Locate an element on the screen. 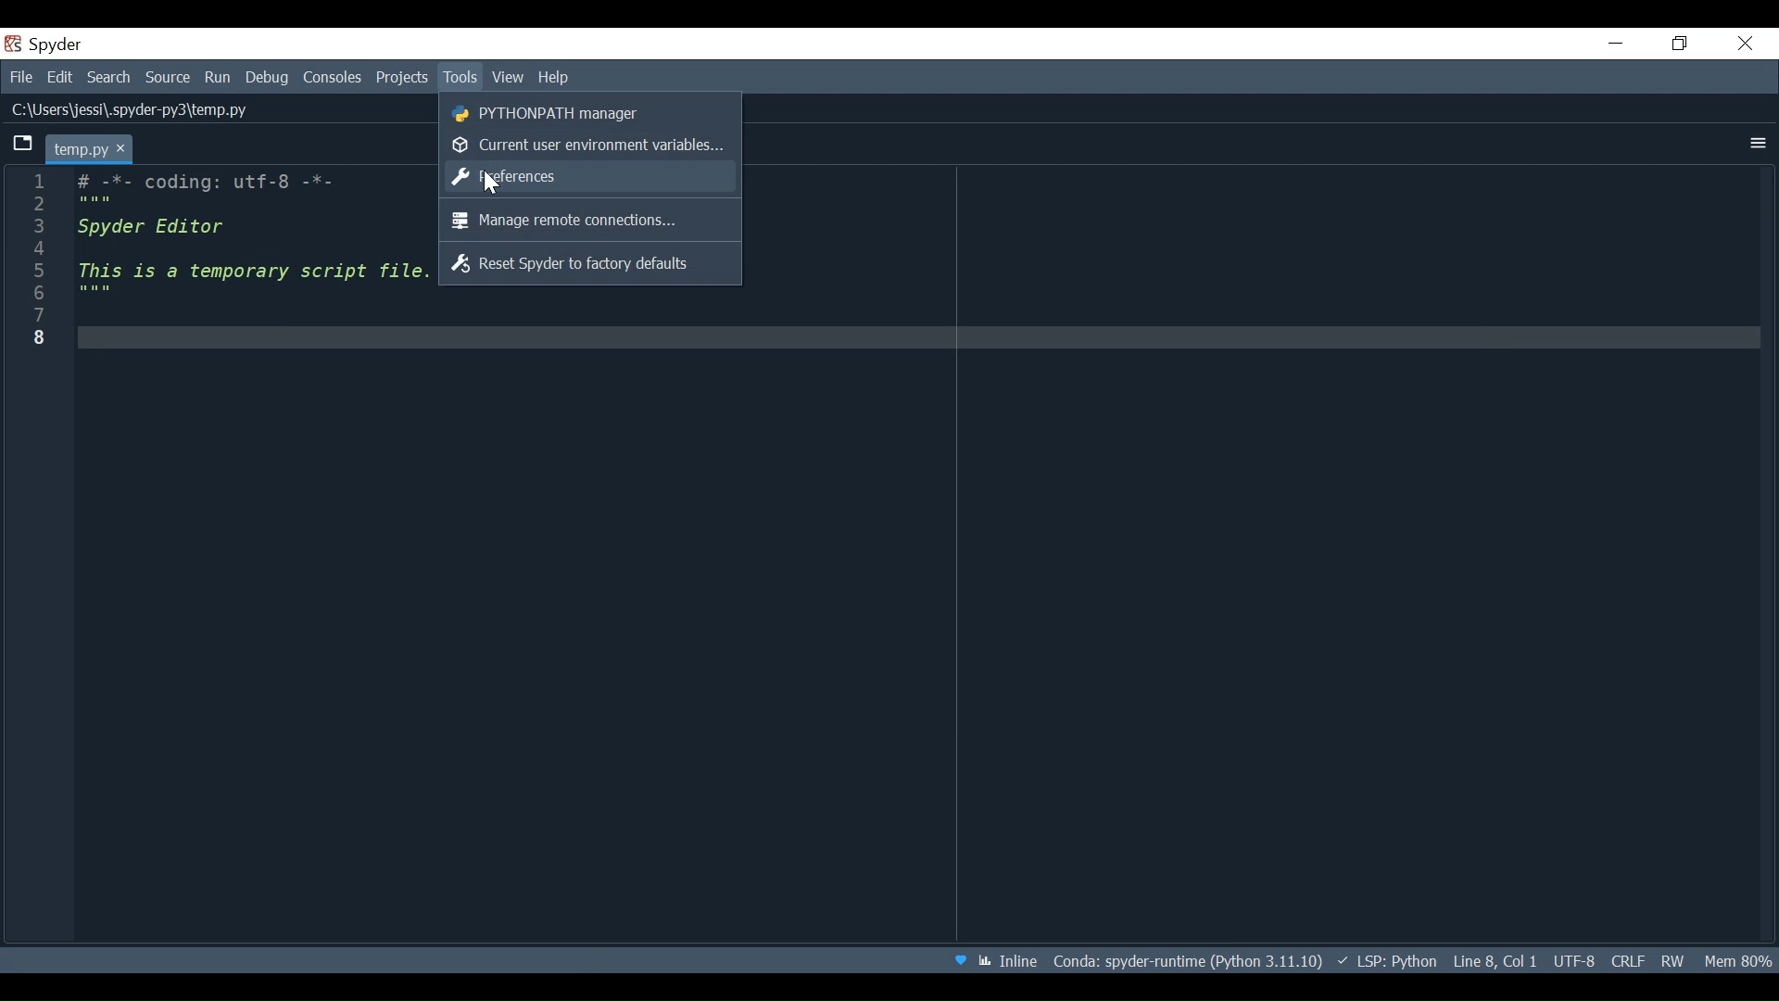 This screenshot has width=1779, height=1001. File EQL Stat is located at coordinates (1627, 959).